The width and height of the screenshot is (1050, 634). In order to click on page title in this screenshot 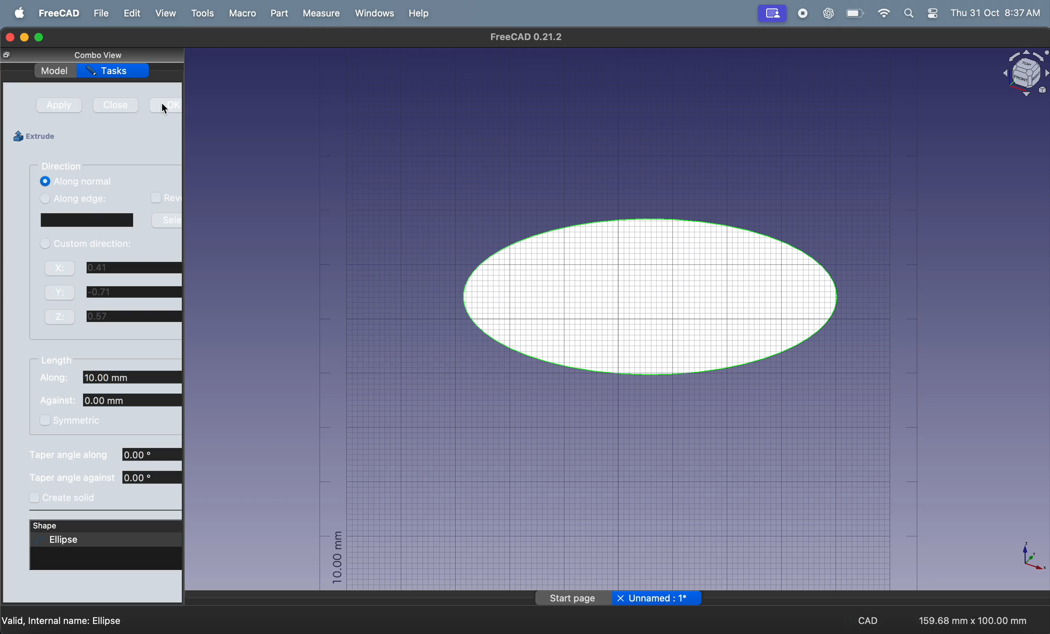, I will do `click(617, 599)`.